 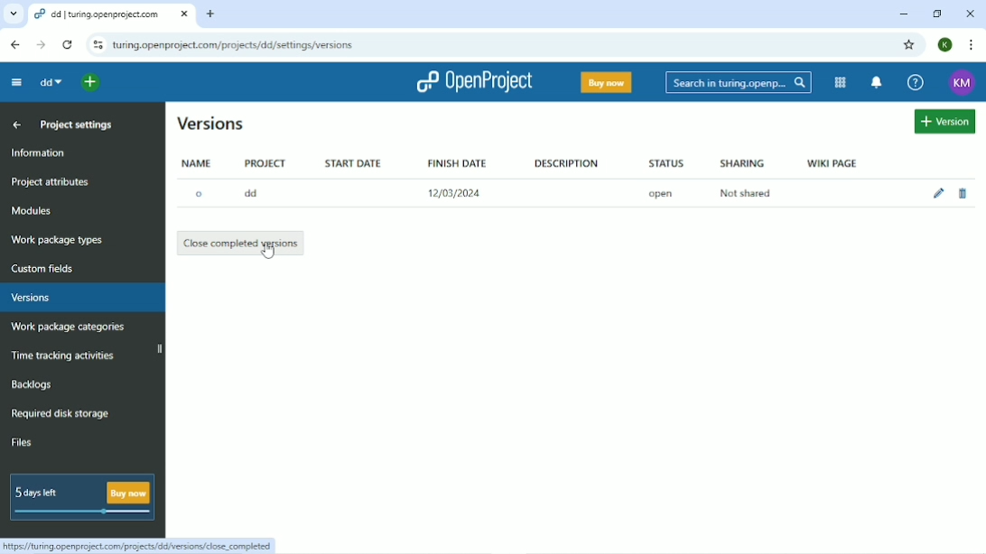 I want to click on Edit, so click(x=939, y=192).